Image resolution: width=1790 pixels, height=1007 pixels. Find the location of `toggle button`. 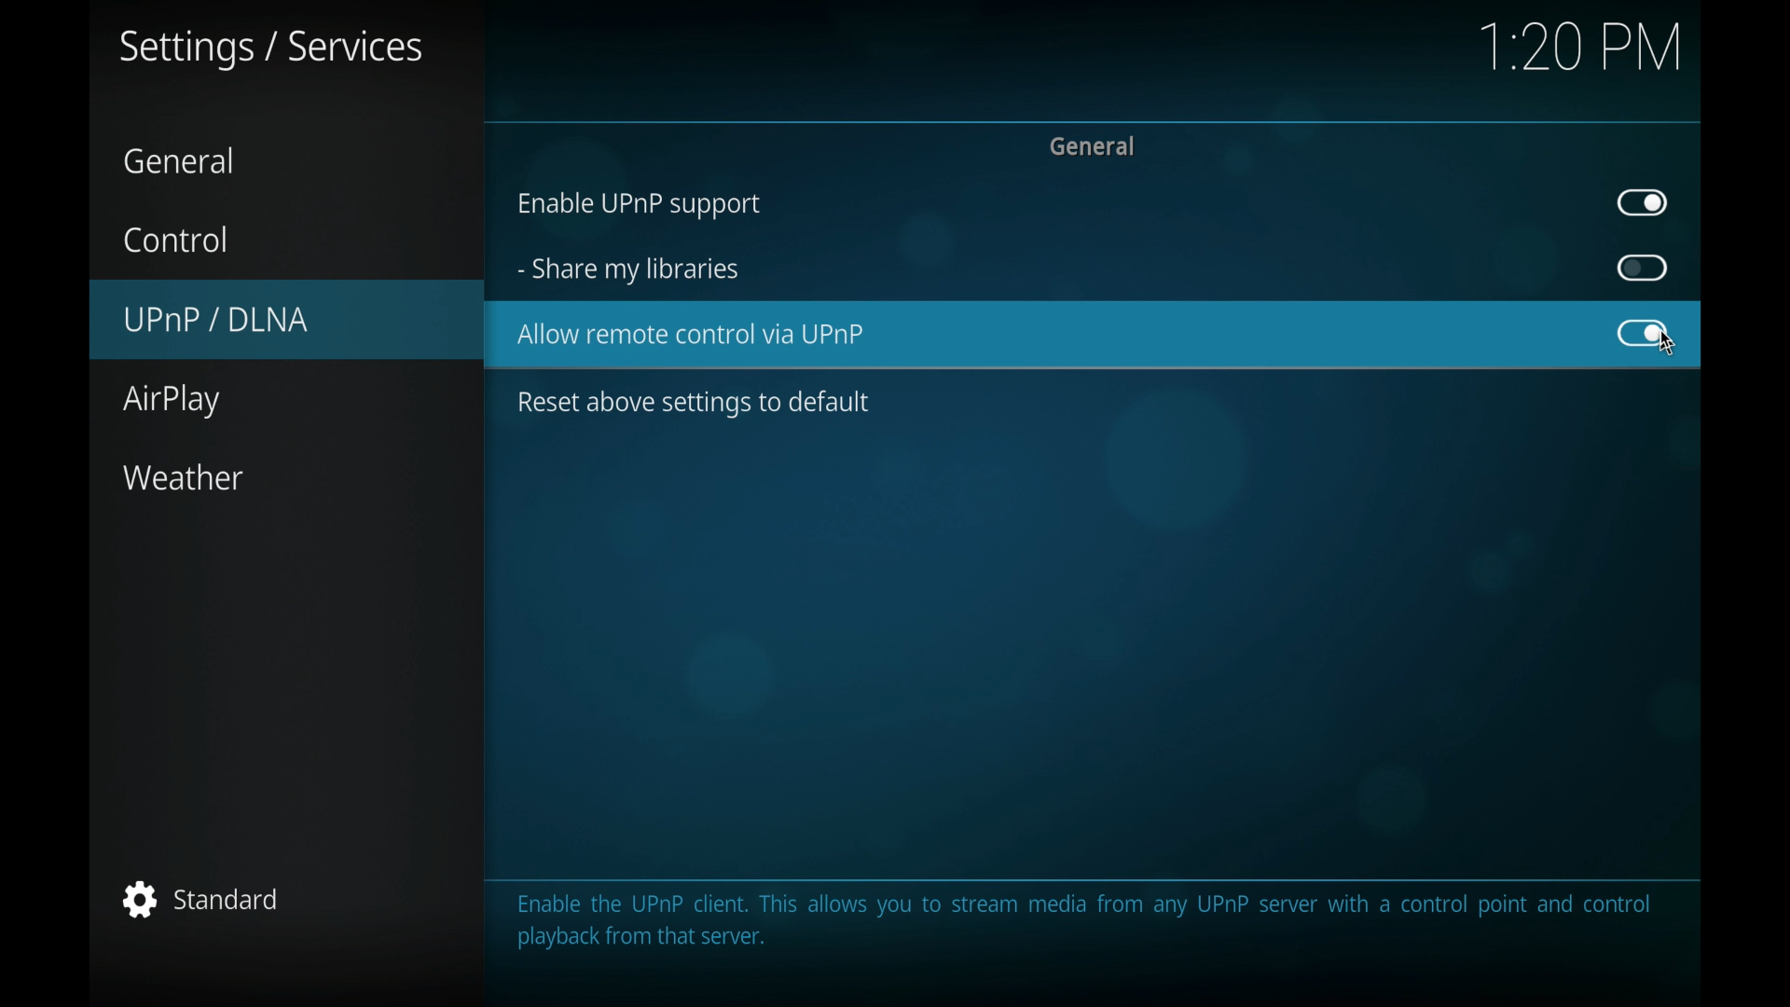

toggle button is located at coordinates (1643, 202).